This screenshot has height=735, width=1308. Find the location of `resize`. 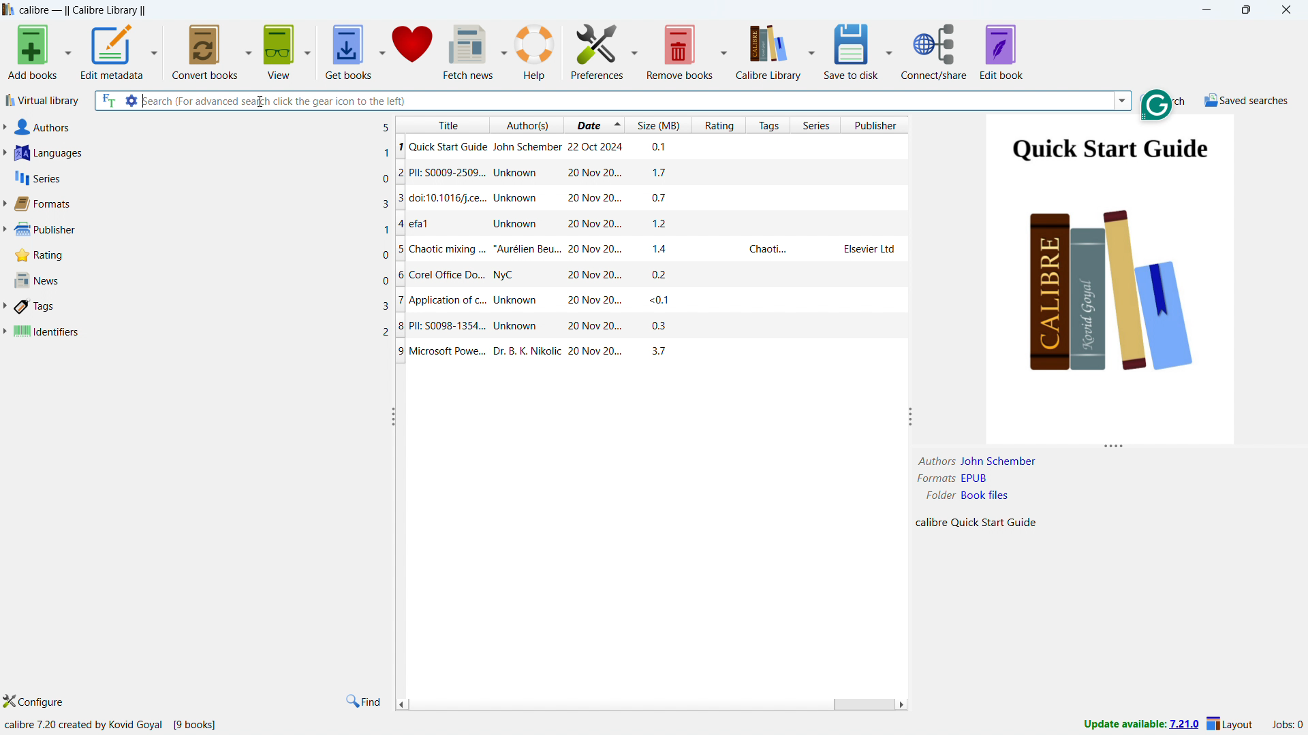

resize is located at coordinates (392, 417).